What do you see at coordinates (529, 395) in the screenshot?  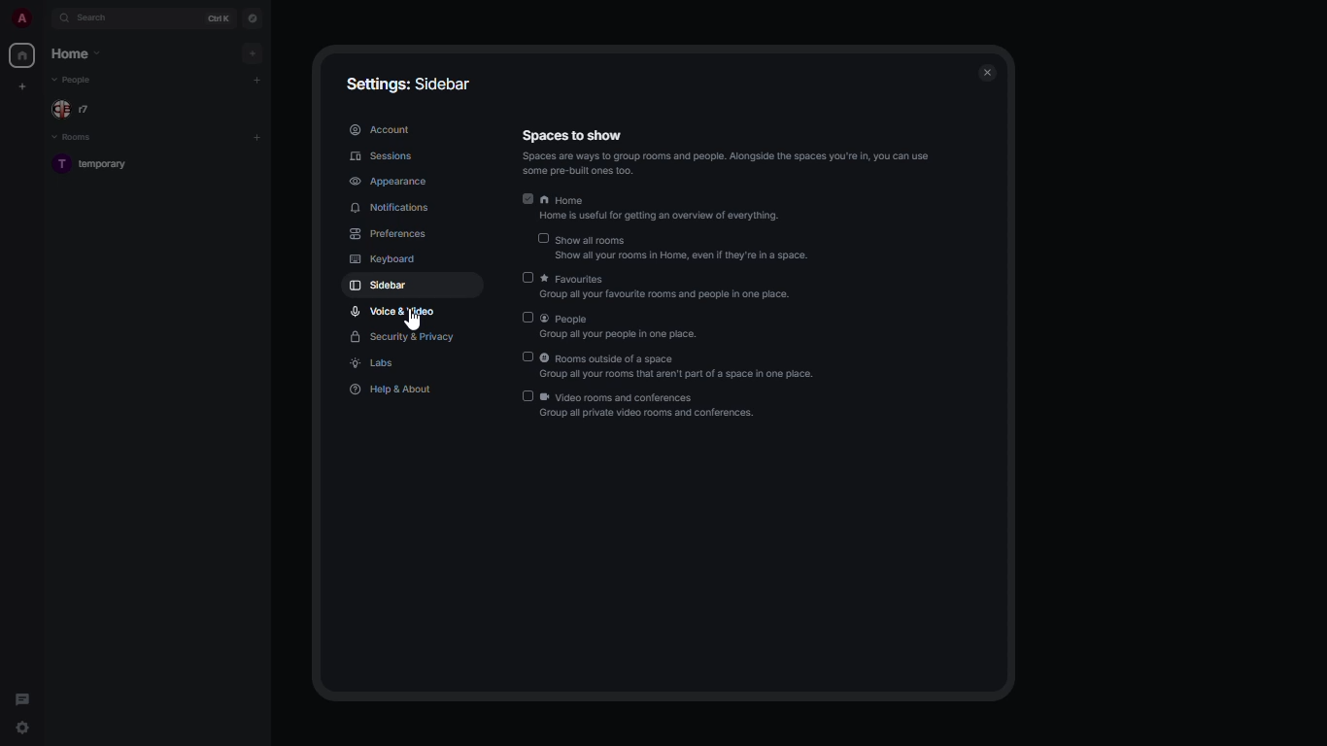 I see `` at bounding box center [529, 395].